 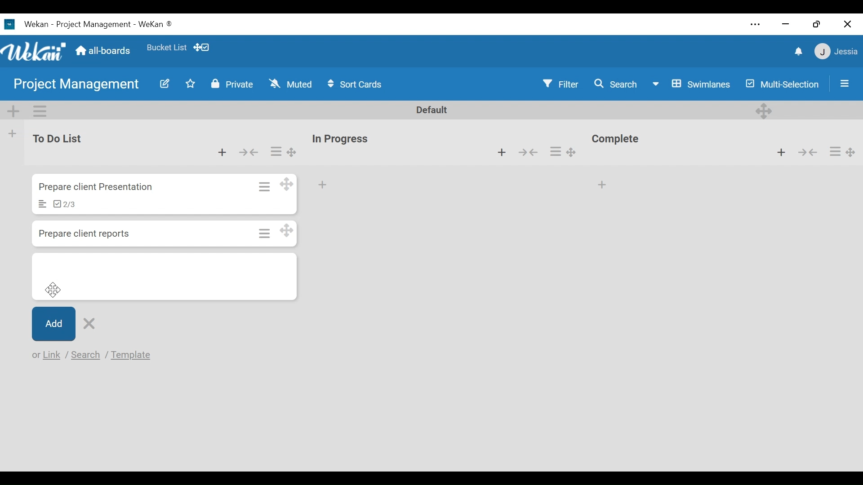 What do you see at coordinates (60, 139) in the screenshot?
I see `to do list` at bounding box center [60, 139].